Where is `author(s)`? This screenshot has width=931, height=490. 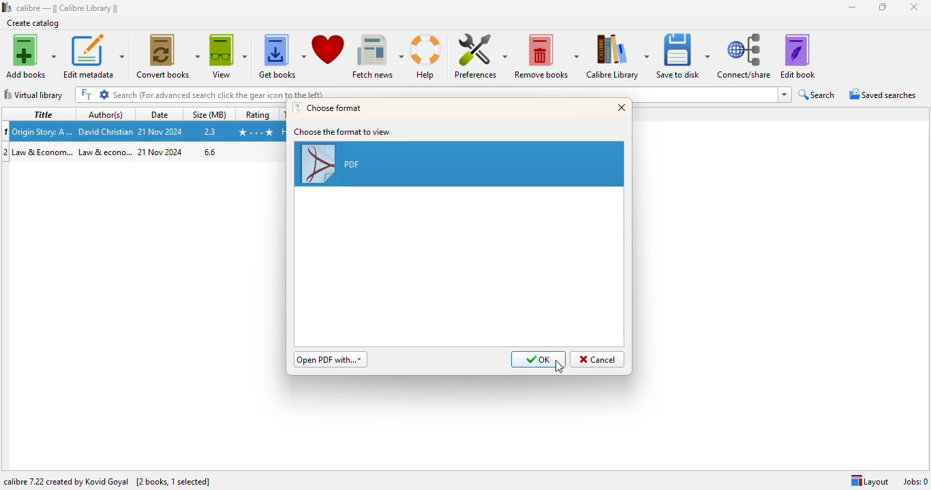 author(s) is located at coordinates (106, 114).